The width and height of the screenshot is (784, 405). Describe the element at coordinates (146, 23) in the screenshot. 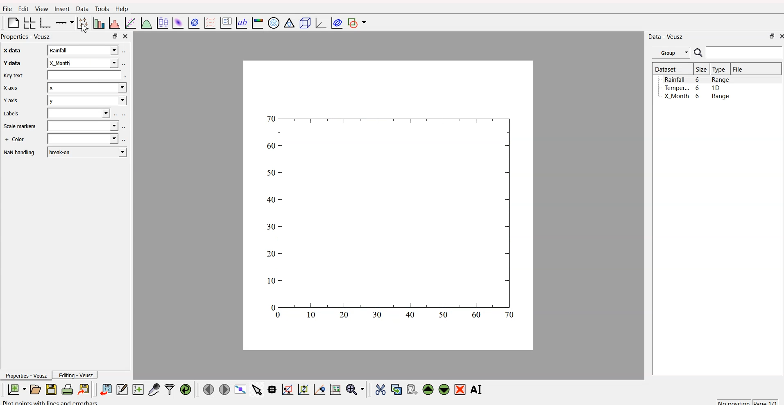

I see `plot function` at that location.